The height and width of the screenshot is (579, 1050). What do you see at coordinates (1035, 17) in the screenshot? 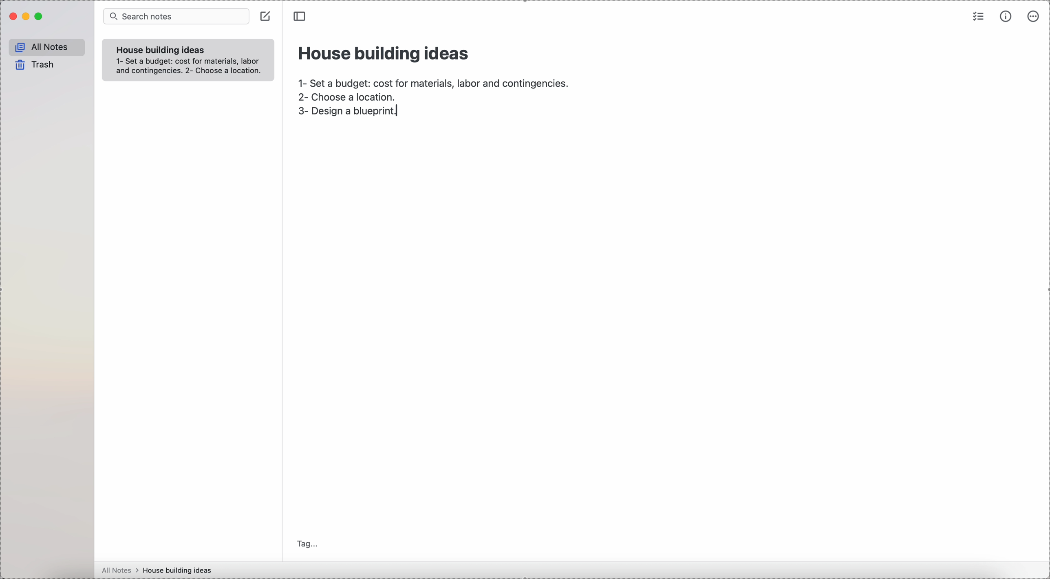
I see `more options` at bounding box center [1035, 17].